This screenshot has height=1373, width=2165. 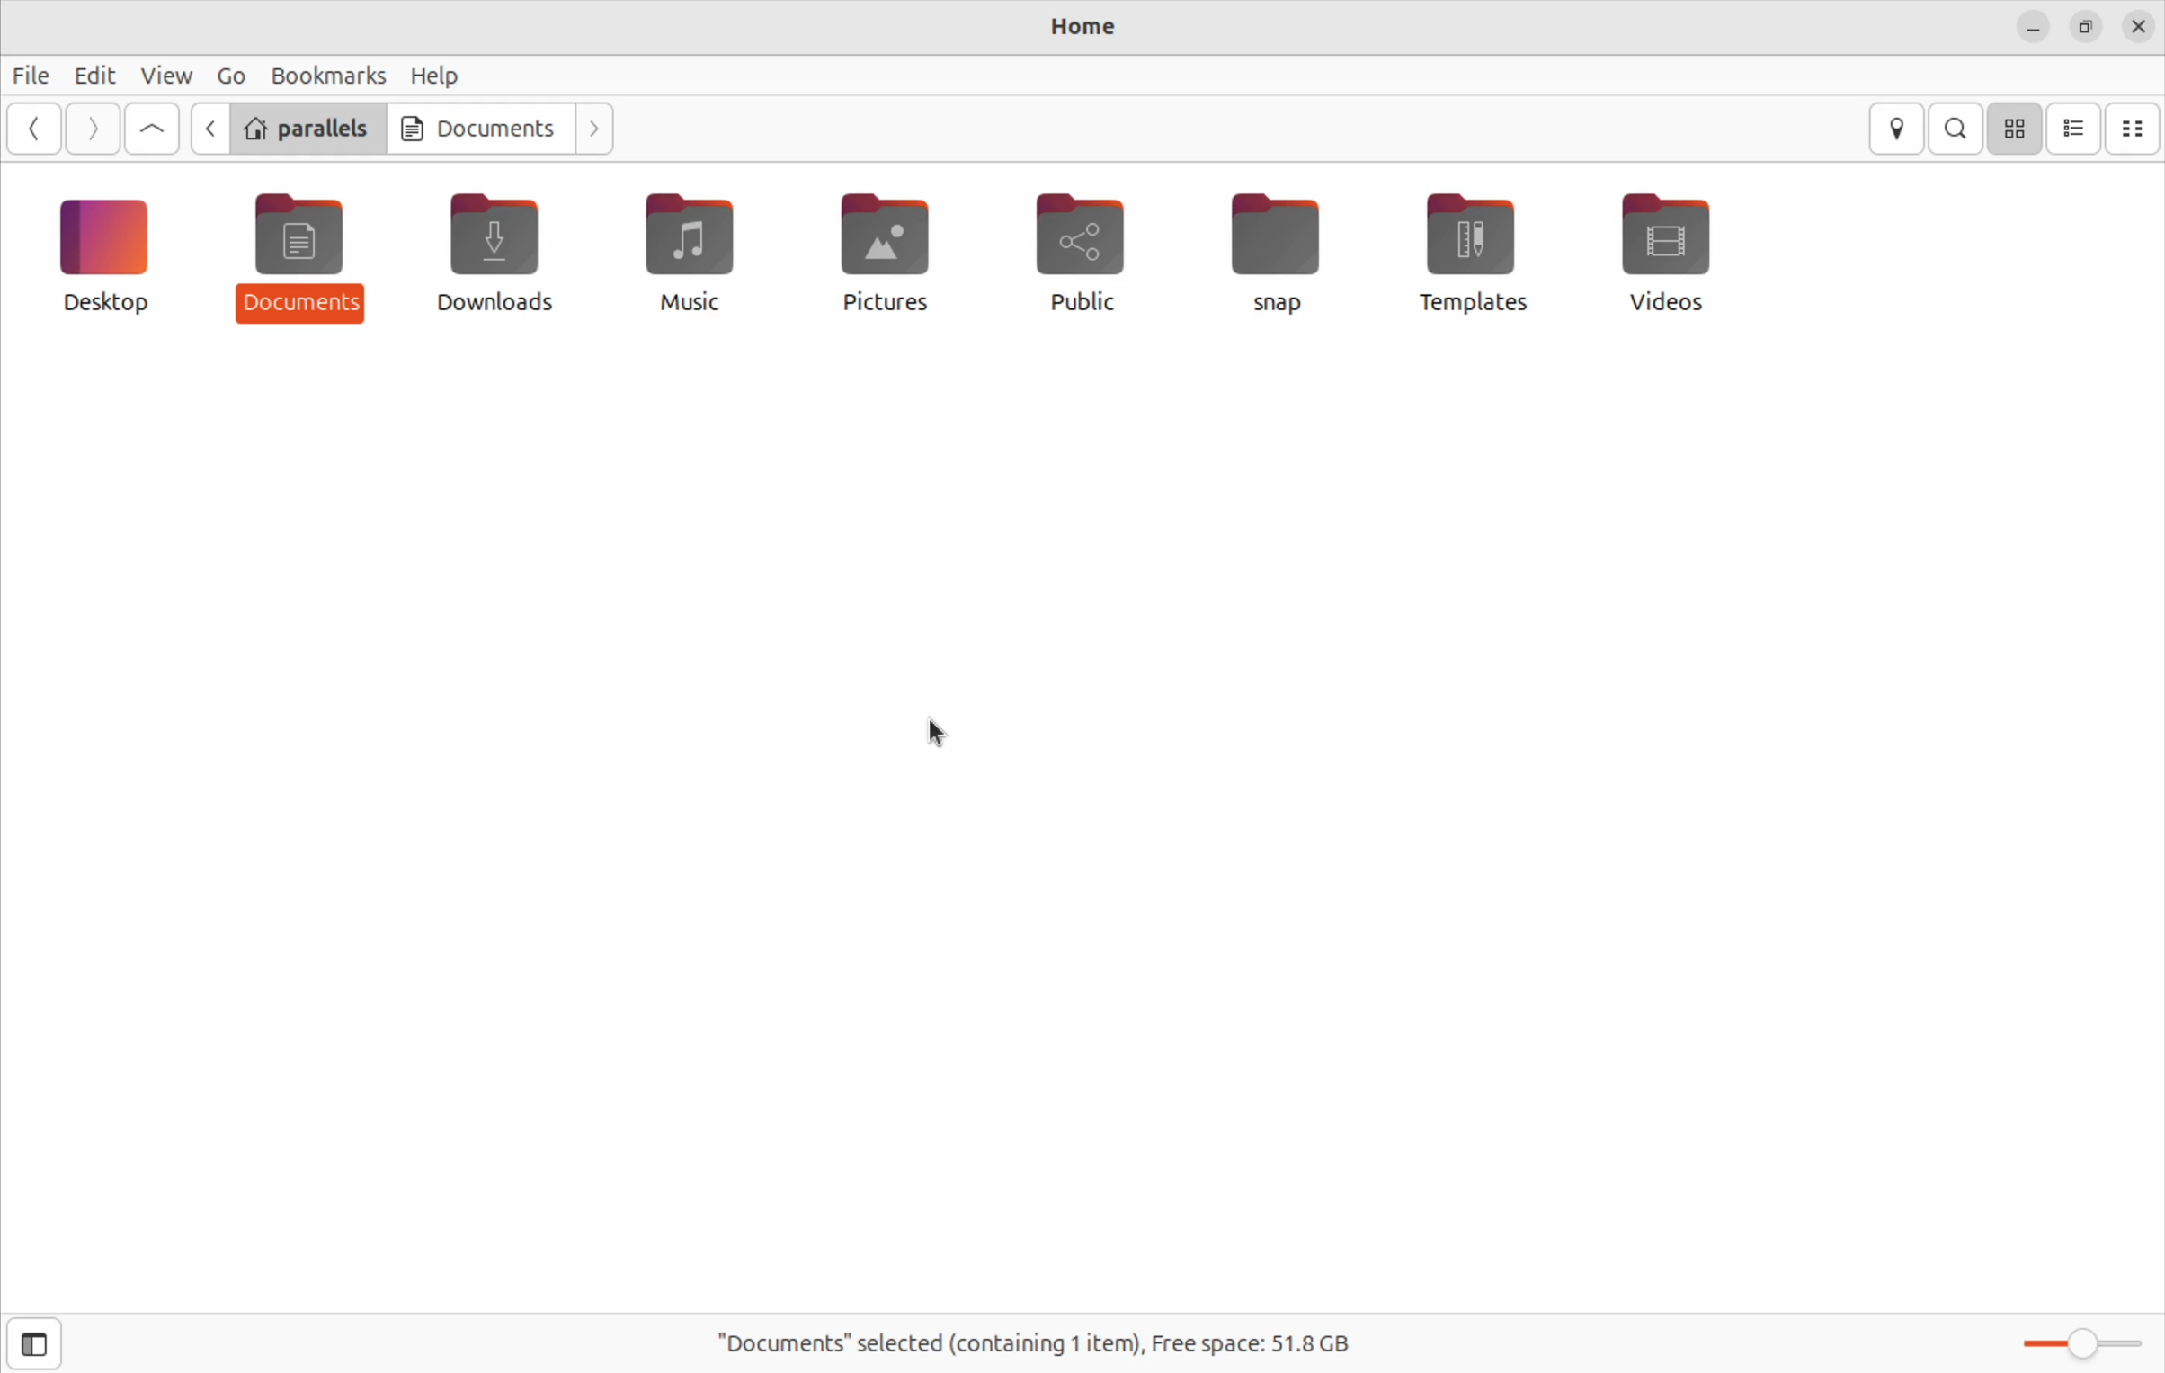 I want to click on public, so click(x=1097, y=253).